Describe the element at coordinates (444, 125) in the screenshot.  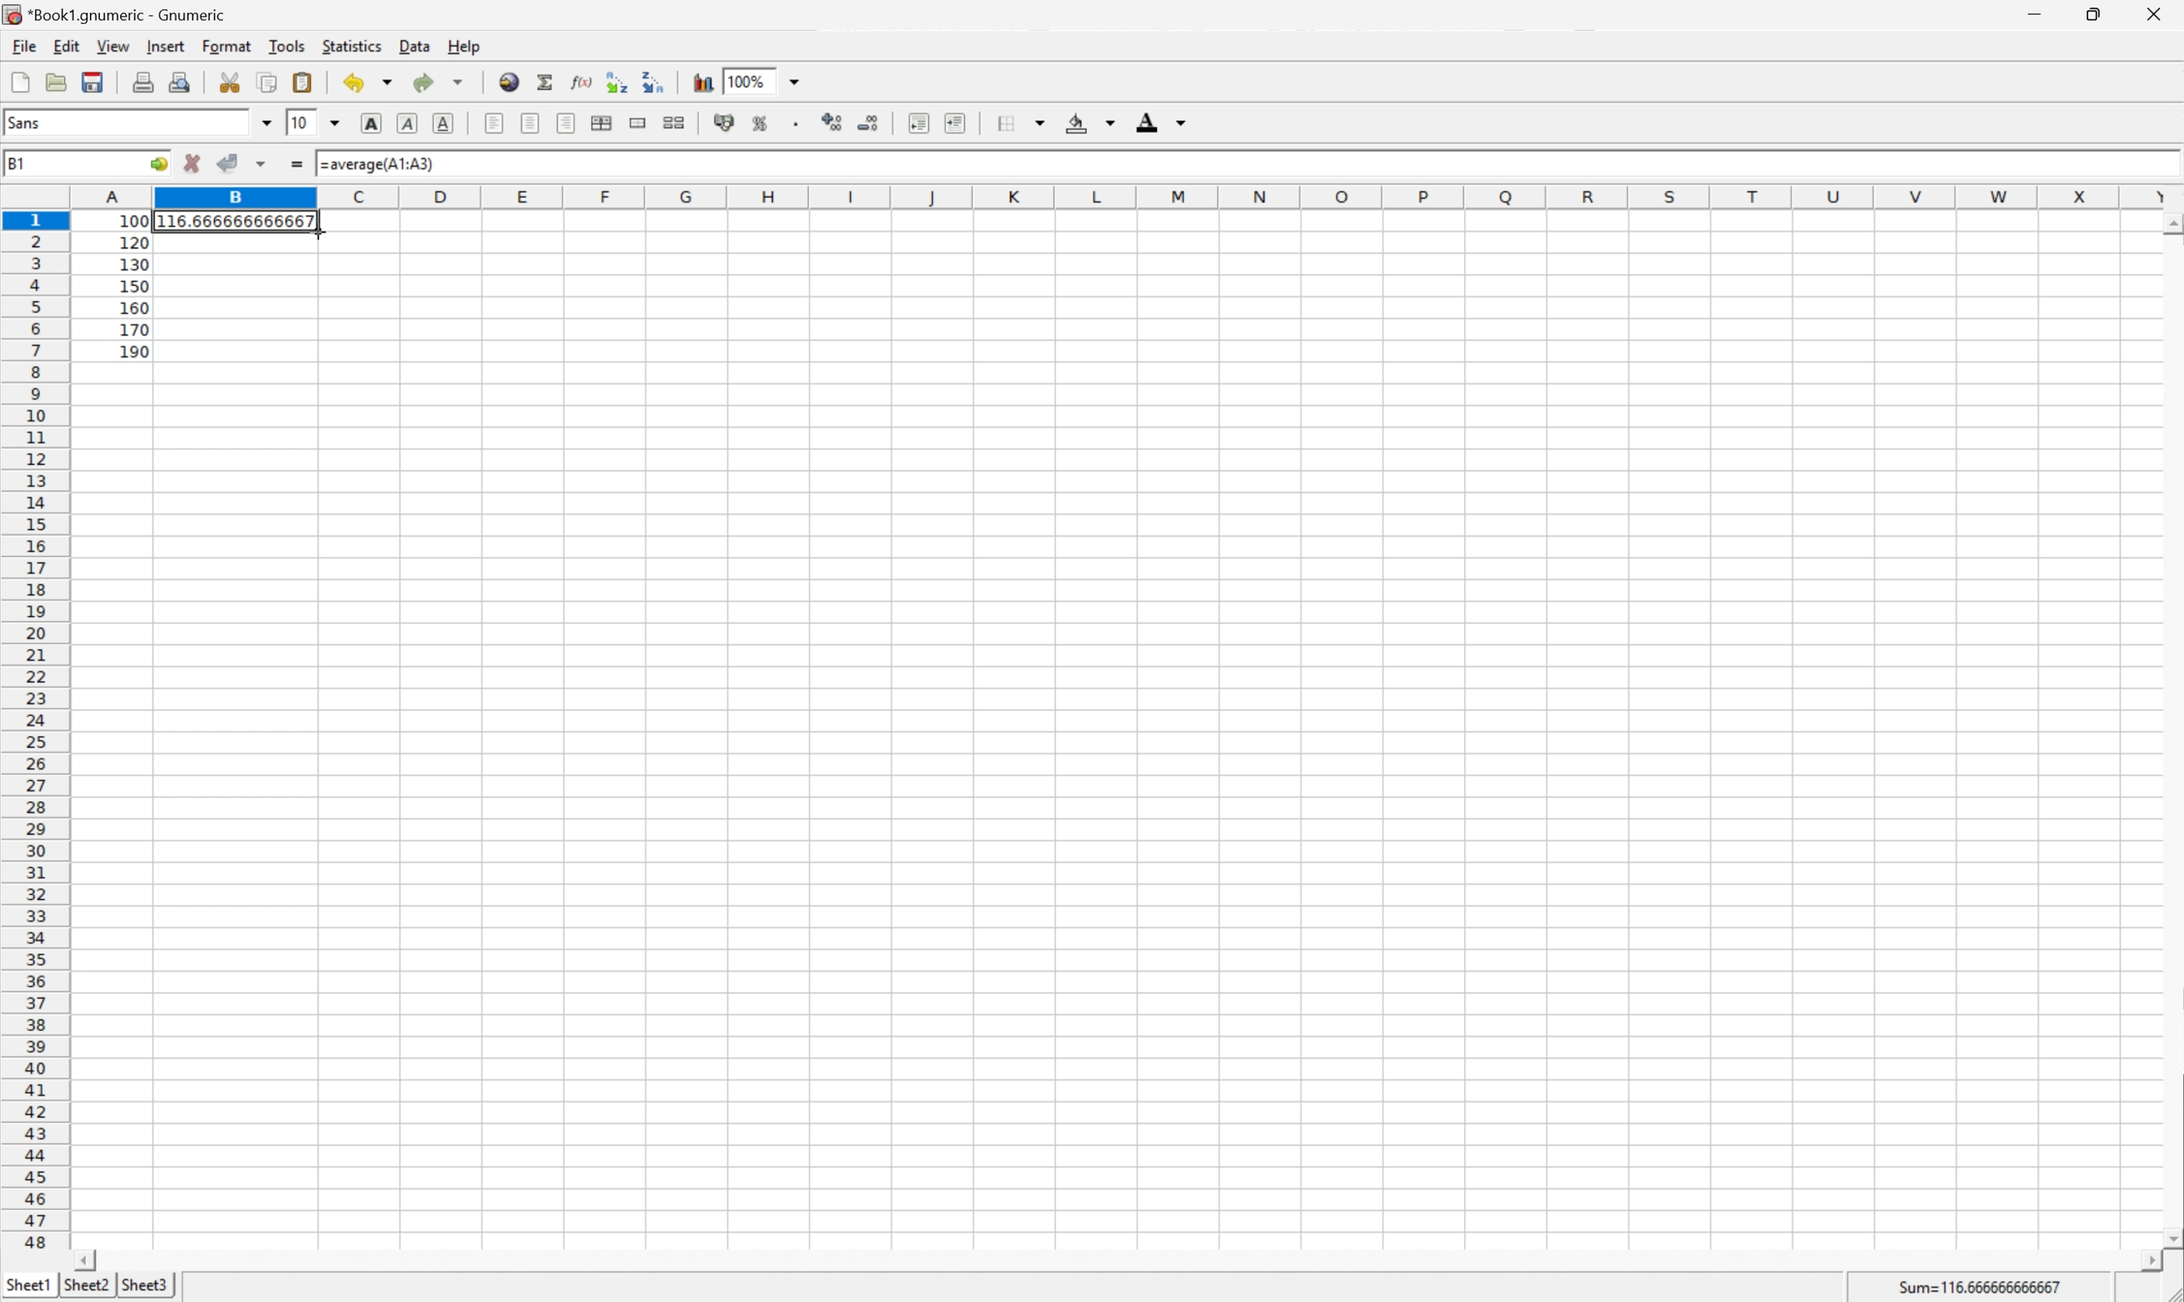
I see `Underline` at that location.